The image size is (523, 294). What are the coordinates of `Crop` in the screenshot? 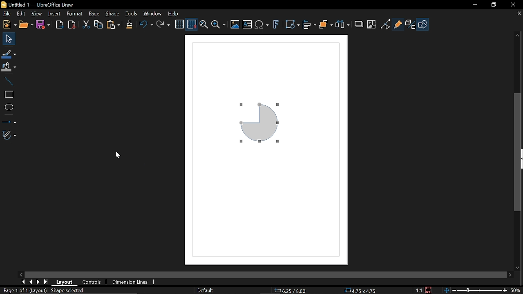 It's located at (371, 24).